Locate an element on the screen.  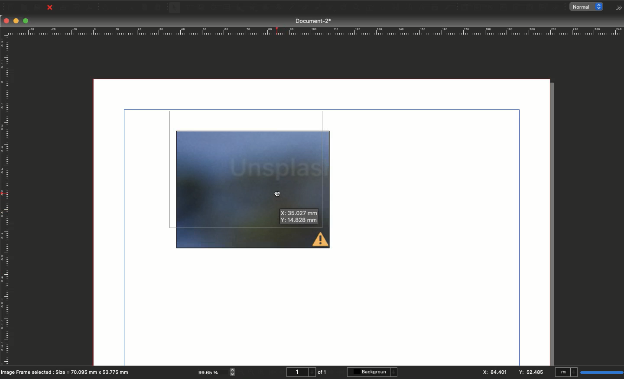
zoom in and out is located at coordinates (234, 372).